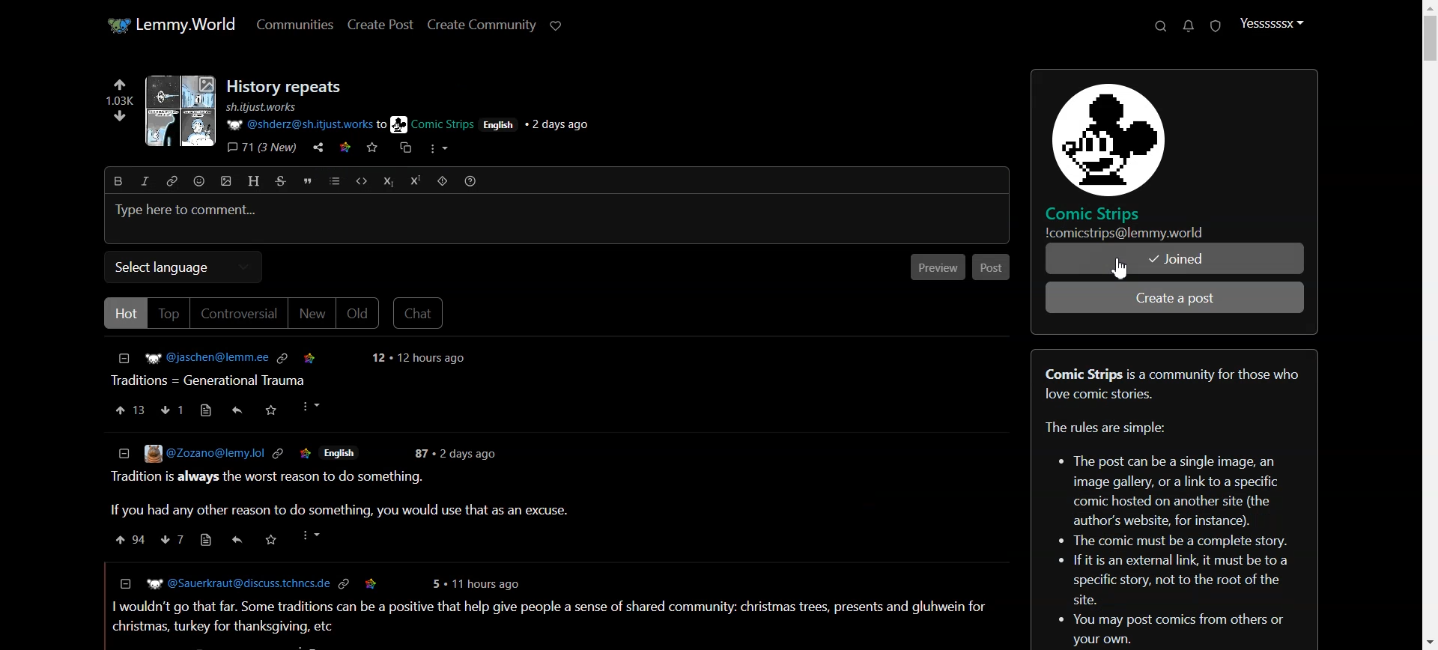 The width and height of the screenshot is (1438, 650). Describe the element at coordinates (1216, 26) in the screenshot. I see `Unread Report` at that location.